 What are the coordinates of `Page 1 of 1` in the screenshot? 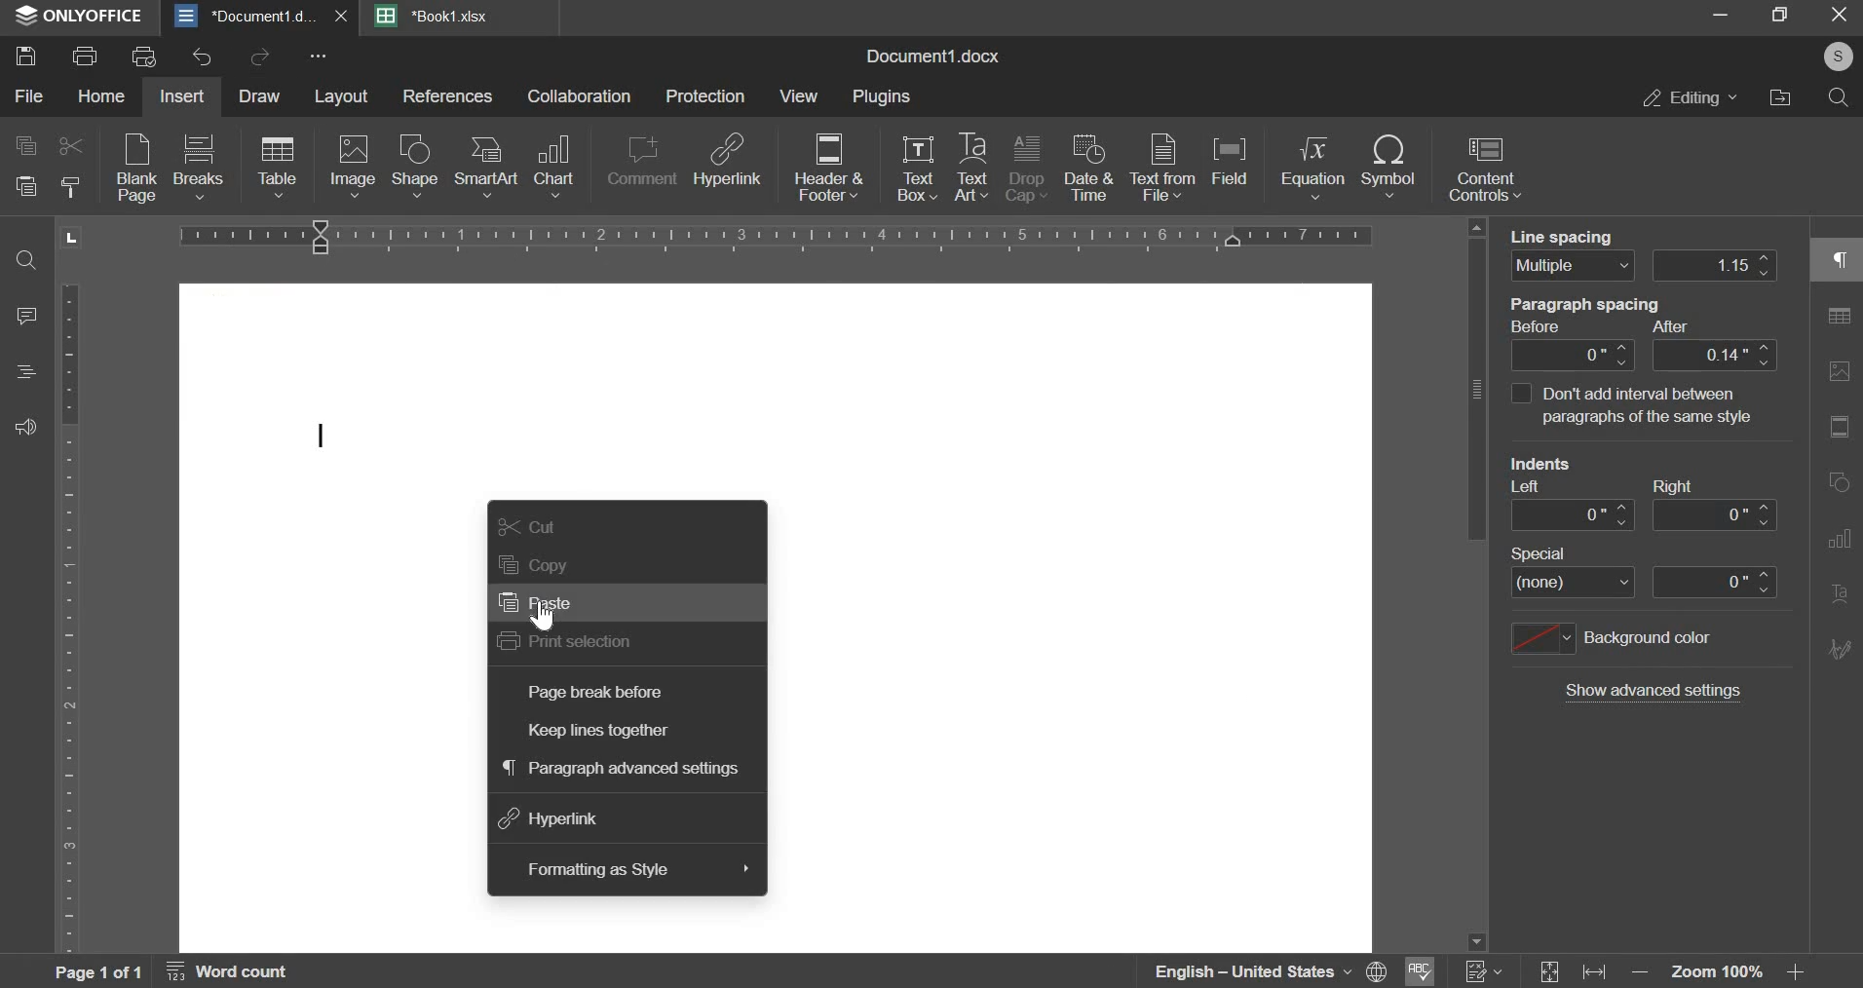 It's located at (96, 973).